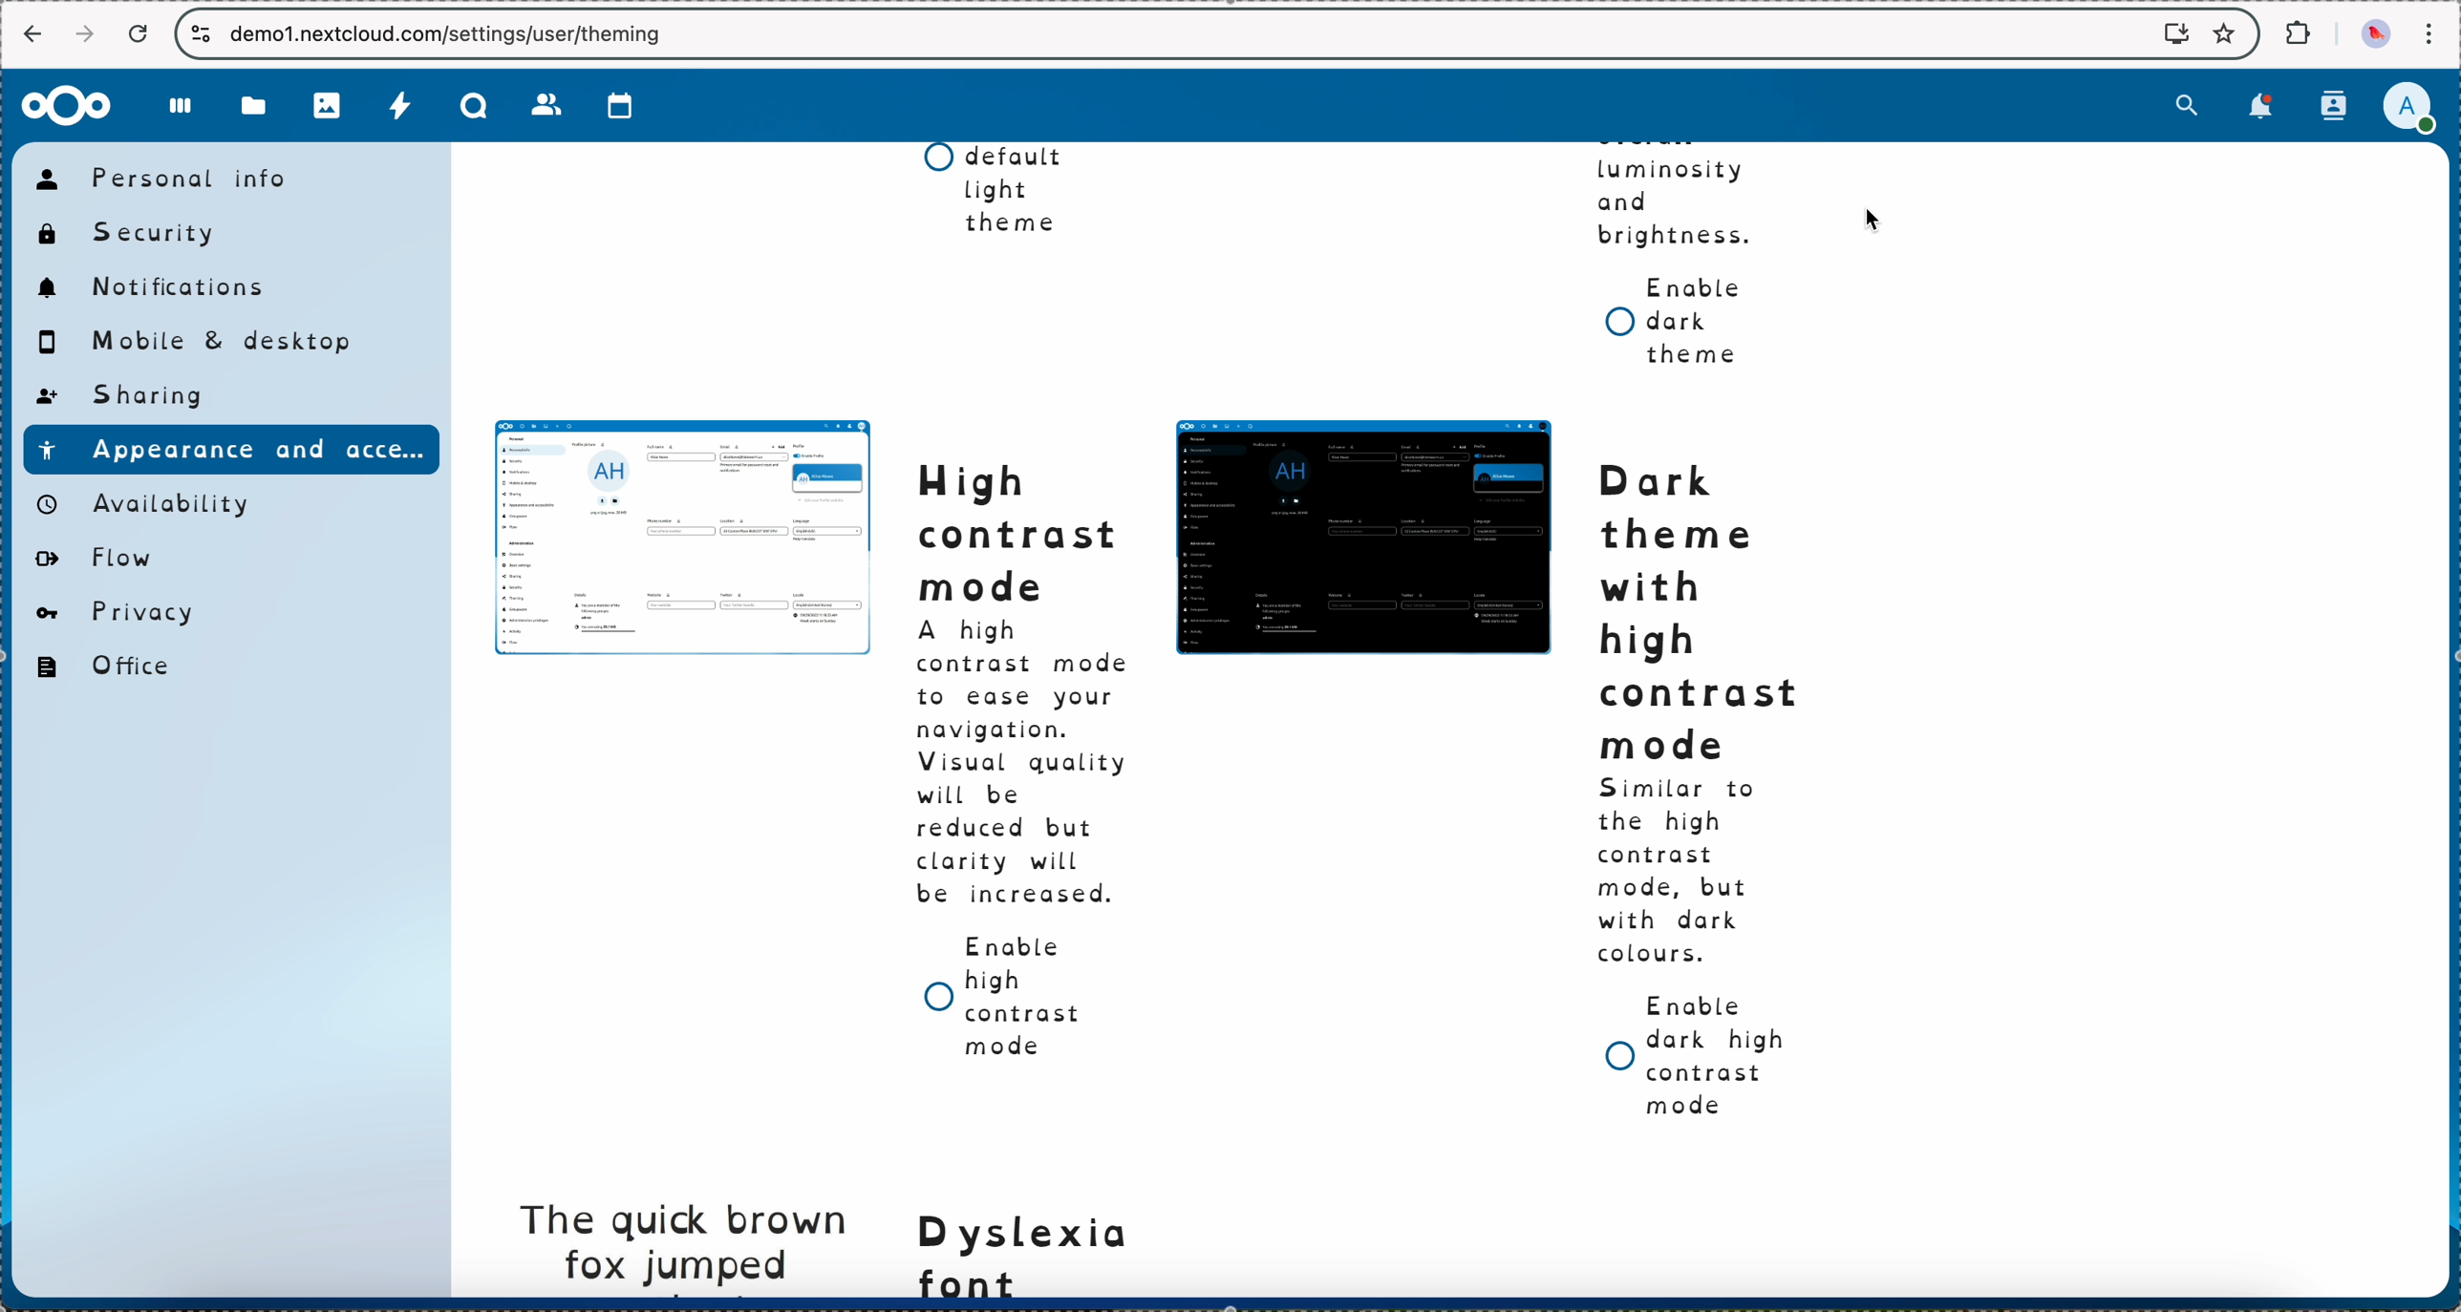 This screenshot has width=2461, height=1312. Describe the element at coordinates (461, 34) in the screenshot. I see `URL` at that location.